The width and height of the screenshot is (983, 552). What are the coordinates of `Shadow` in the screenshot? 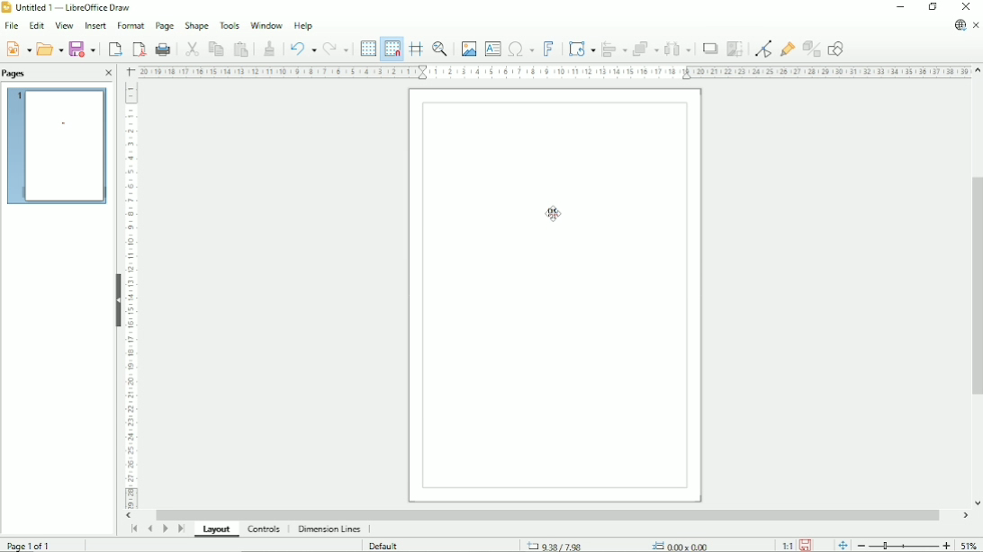 It's located at (710, 49).